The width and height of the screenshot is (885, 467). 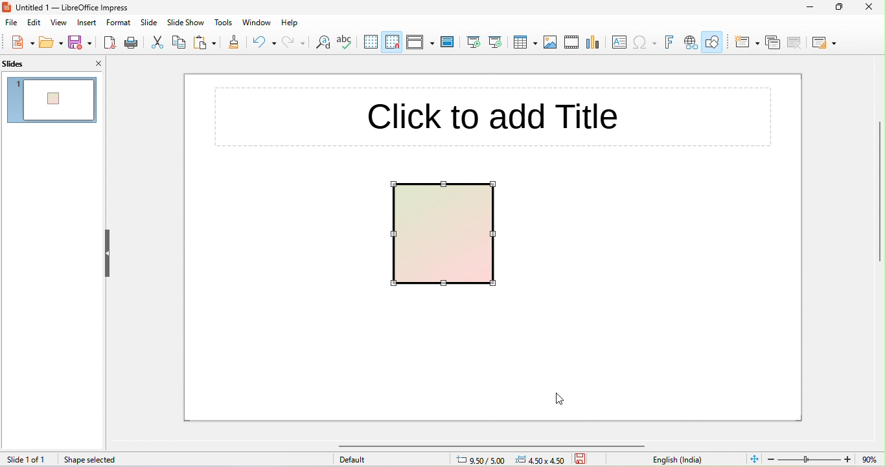 I want to click on spelling, so click(x=346, y=42).